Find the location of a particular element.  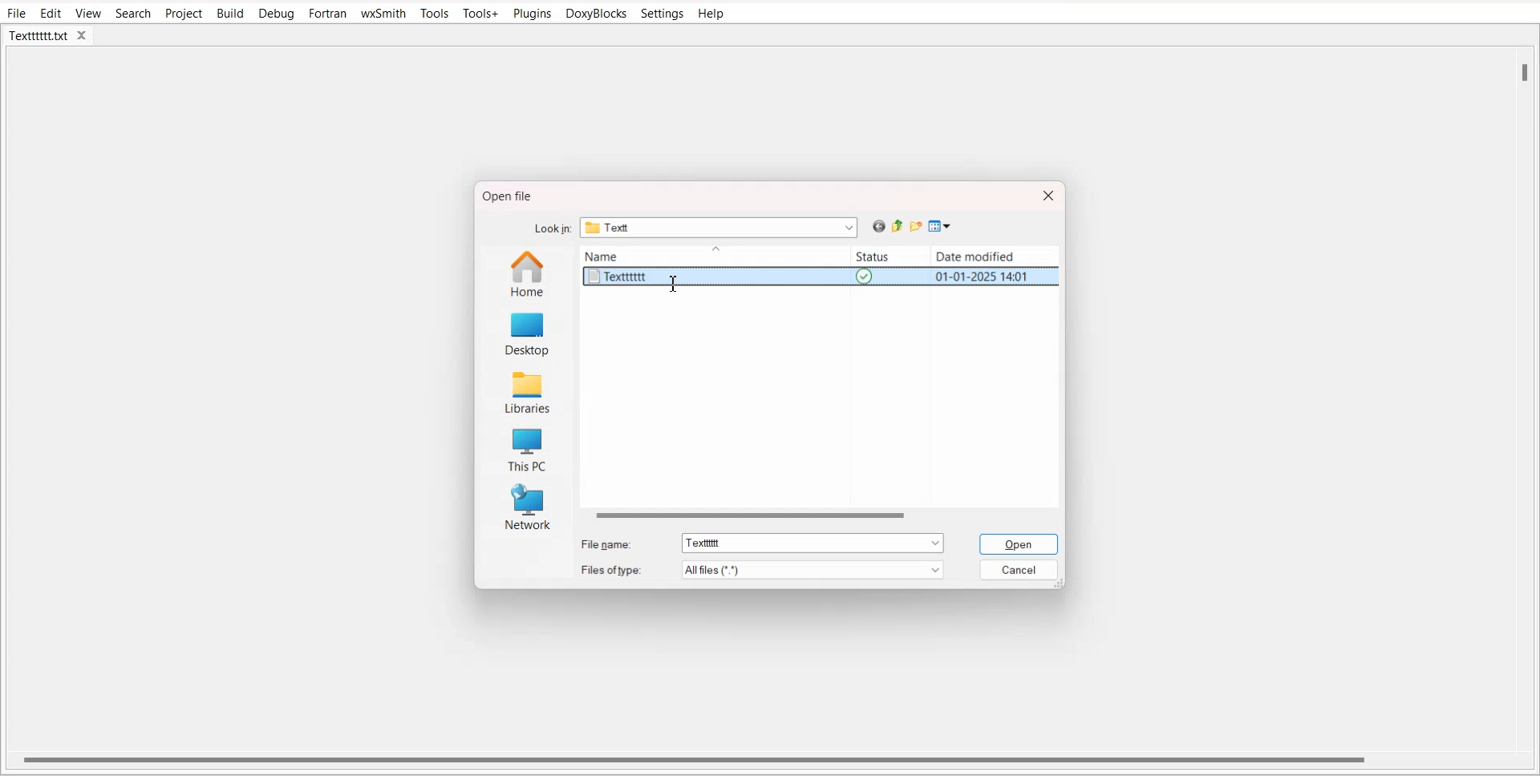

Settings is located at coordinates (663, 13).